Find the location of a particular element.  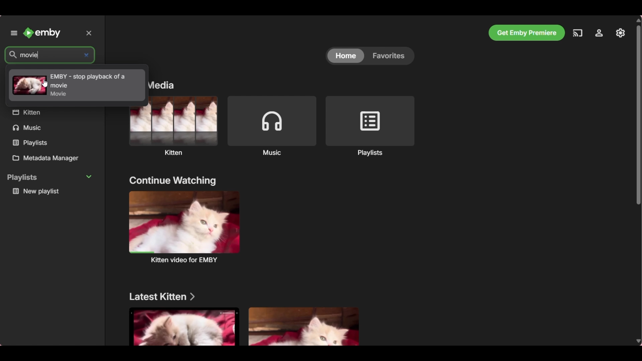

Media under section mentioned above is located at coordinates (304, 326).